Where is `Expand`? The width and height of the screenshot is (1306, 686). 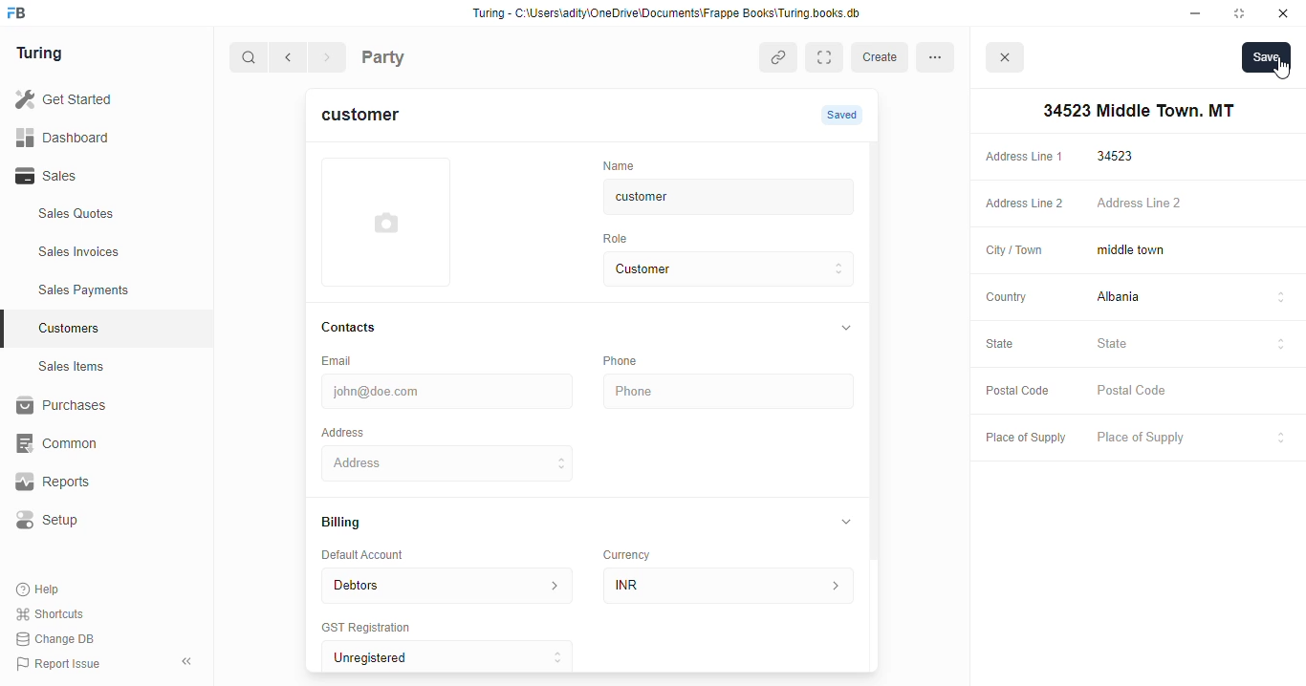 Expand is located at coordinates (828, 57).